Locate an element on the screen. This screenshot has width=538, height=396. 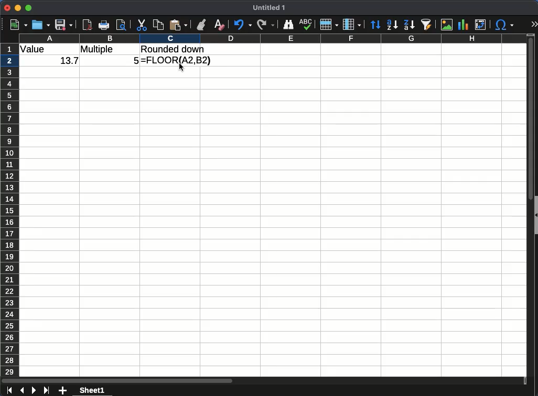
paste is located at coordinates (179, 25).